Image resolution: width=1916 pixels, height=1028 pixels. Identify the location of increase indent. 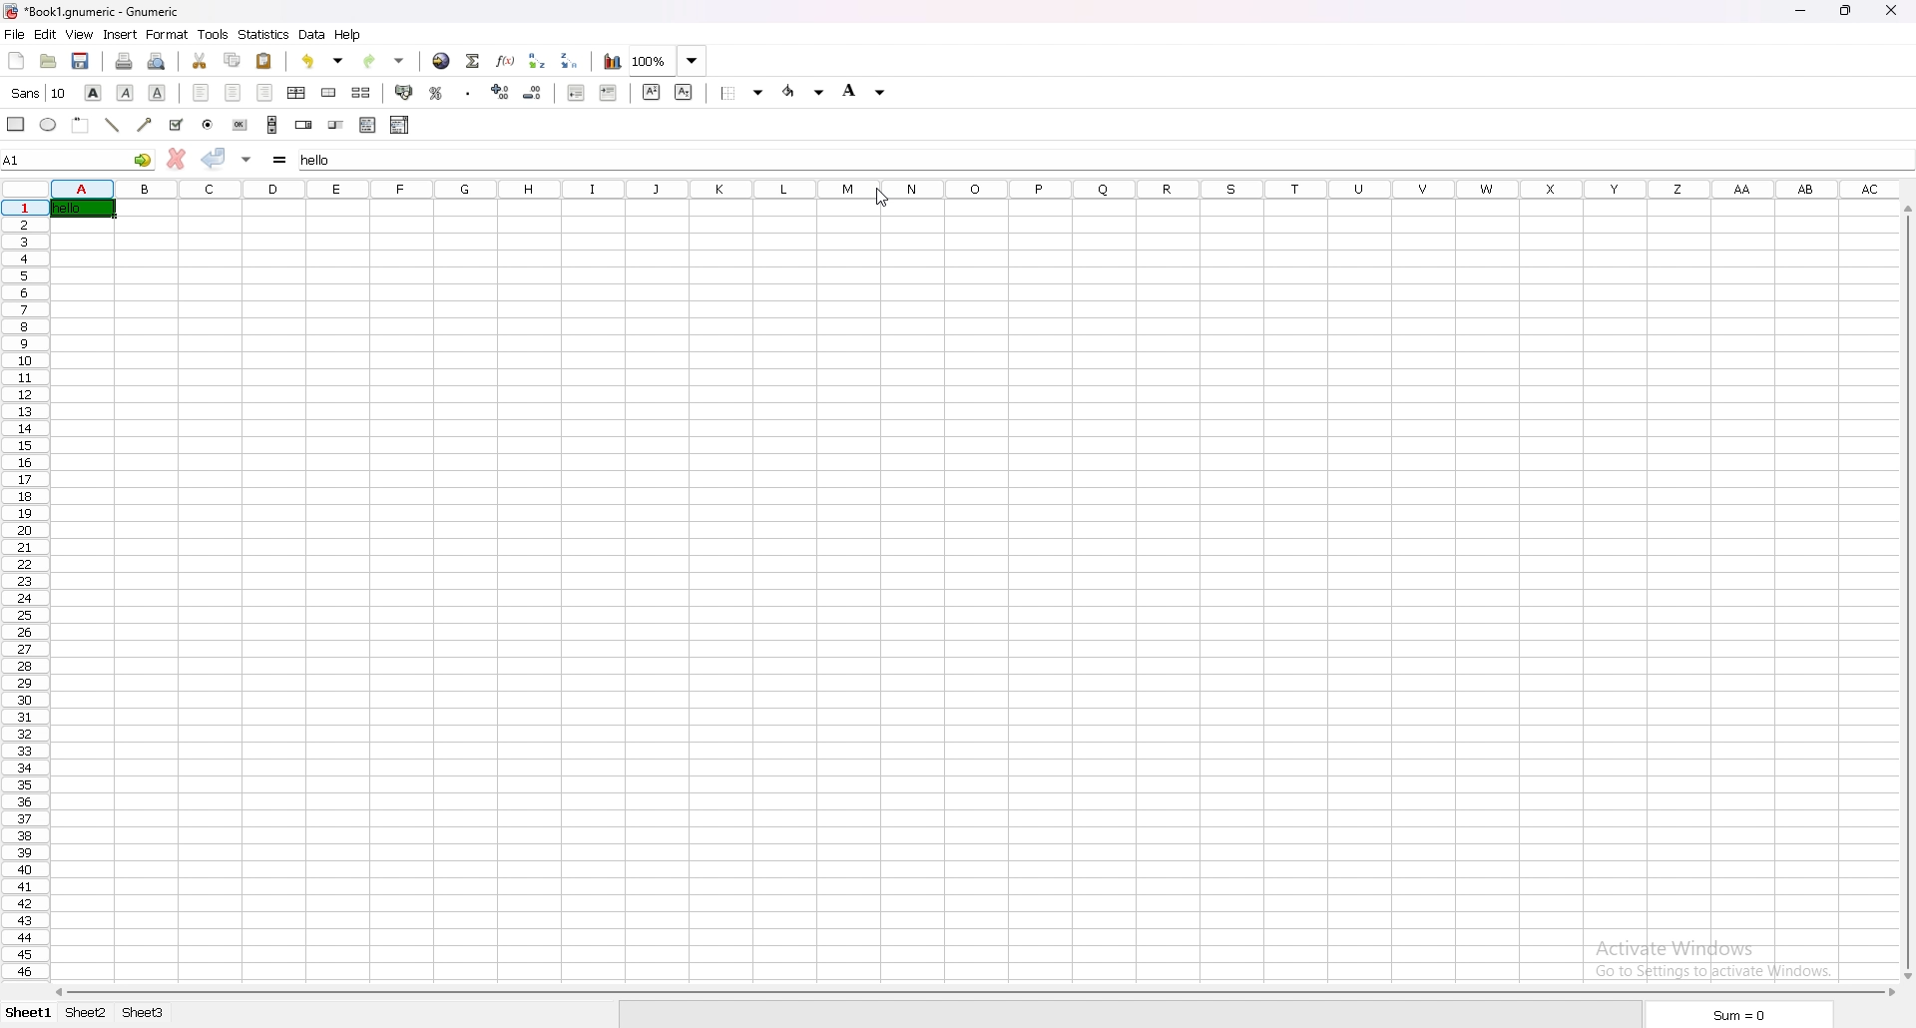
(609, 92).